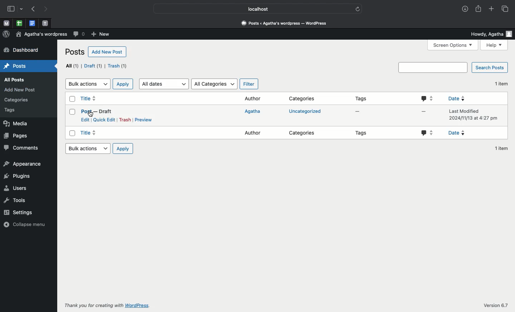 The width and height of the screenshot is (515, 312). I want to click on Quick edit, so click(105, 120).